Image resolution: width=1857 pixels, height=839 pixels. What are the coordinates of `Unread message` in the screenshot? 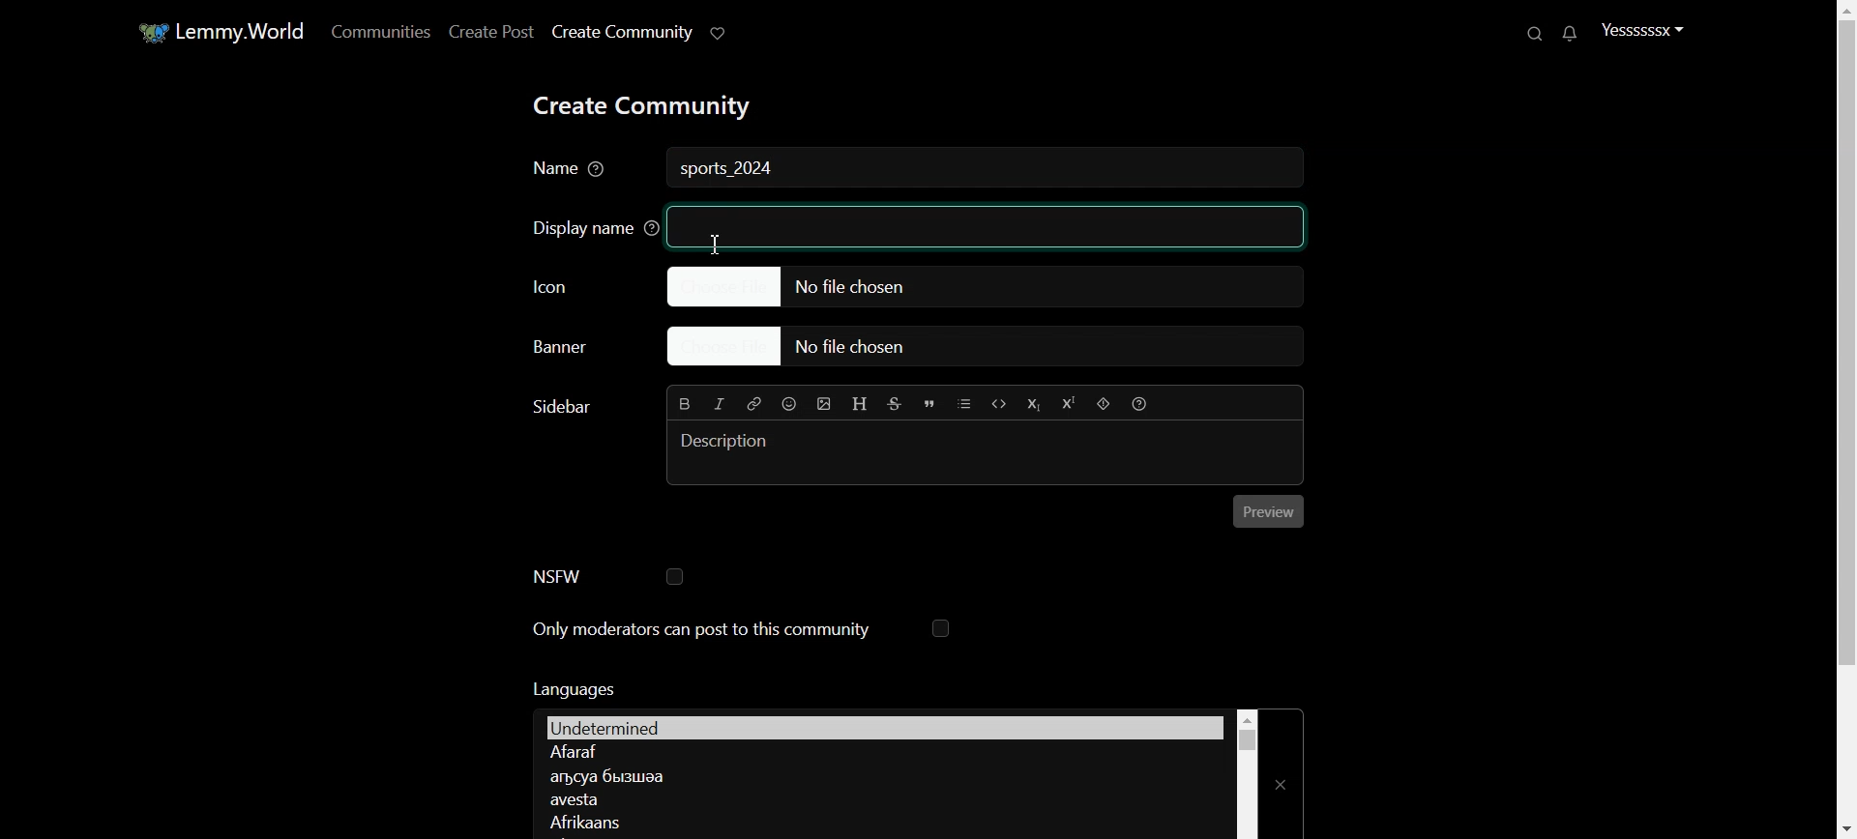 It's located at (1568, 34).